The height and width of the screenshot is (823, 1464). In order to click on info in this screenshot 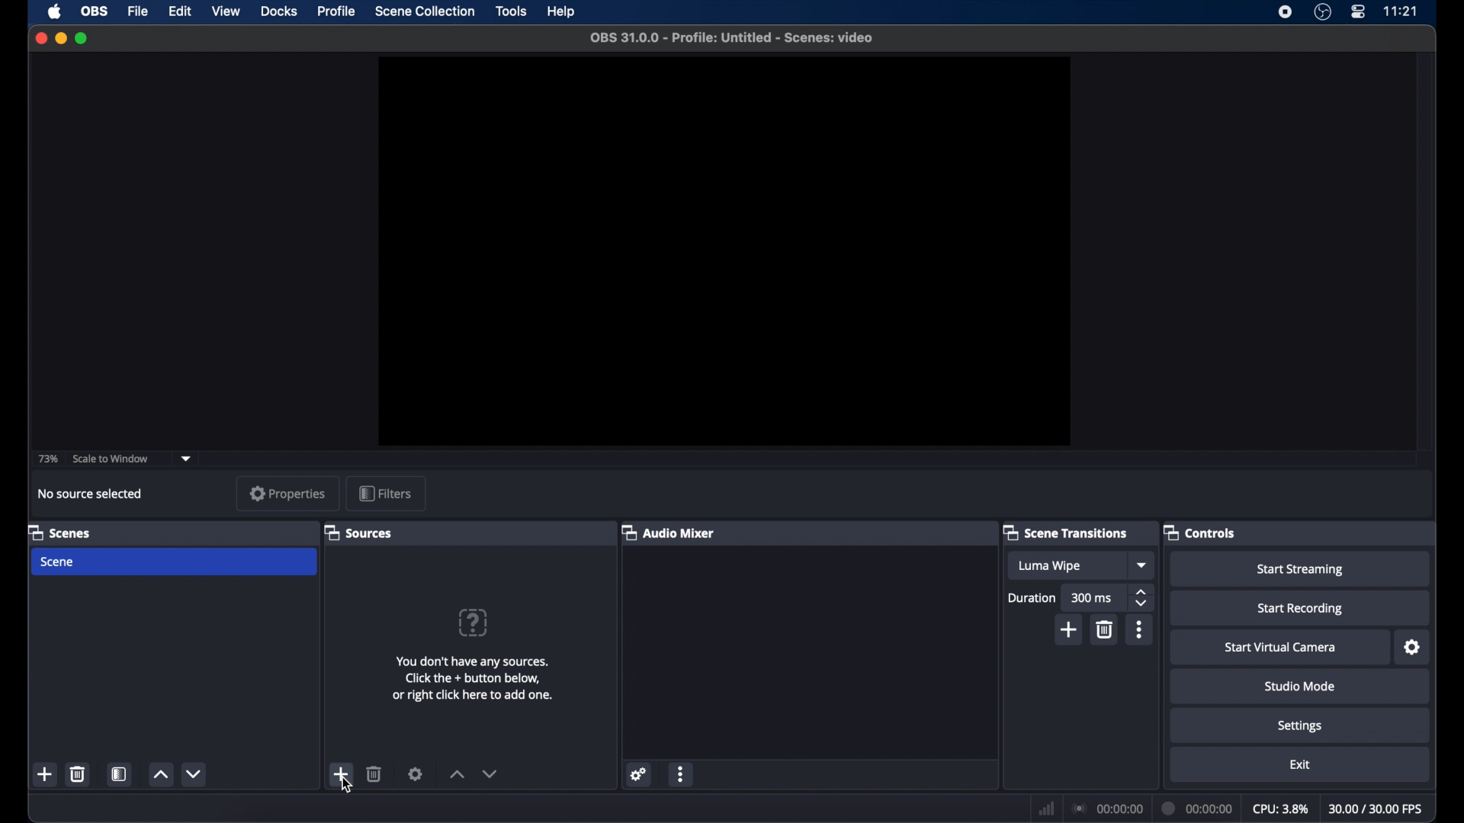, I will do `click(472, 678)`.